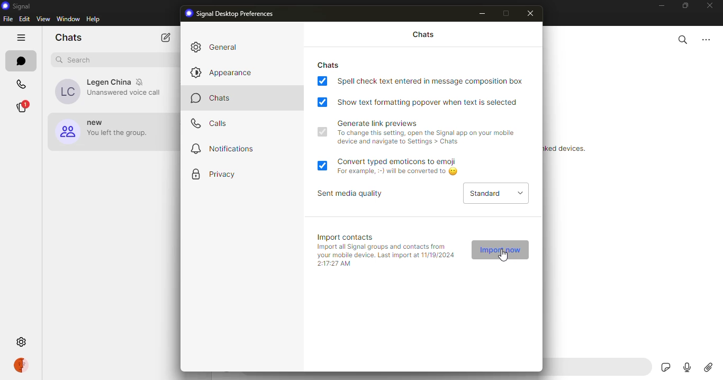  What do you see at coordinates (166, 37) in the screenshot?
I see `new chat` at bounding box center [166, 37].